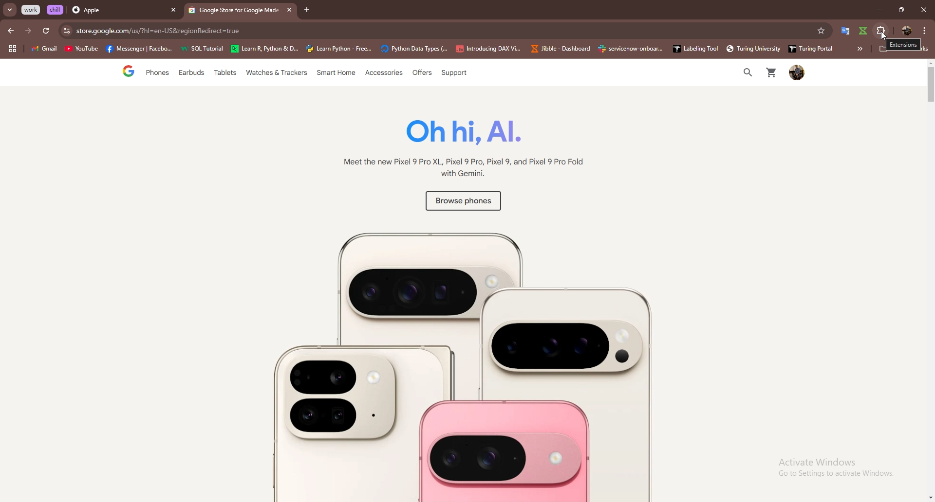 Image resolution: width=935 pixels, height=502 pixels. Describe the element at coordinates (337, 73) in the screenshot. I see `‘Smart Home` at that location.